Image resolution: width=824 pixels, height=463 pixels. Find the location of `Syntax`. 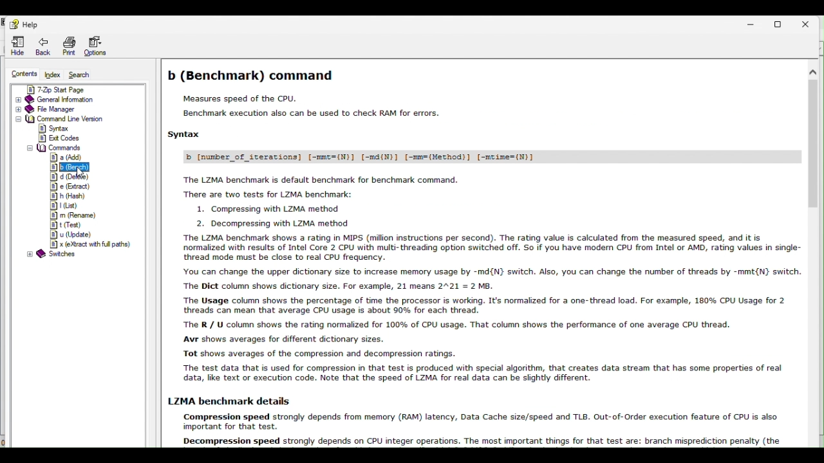

Syntax is located at coordinates (186, 134).